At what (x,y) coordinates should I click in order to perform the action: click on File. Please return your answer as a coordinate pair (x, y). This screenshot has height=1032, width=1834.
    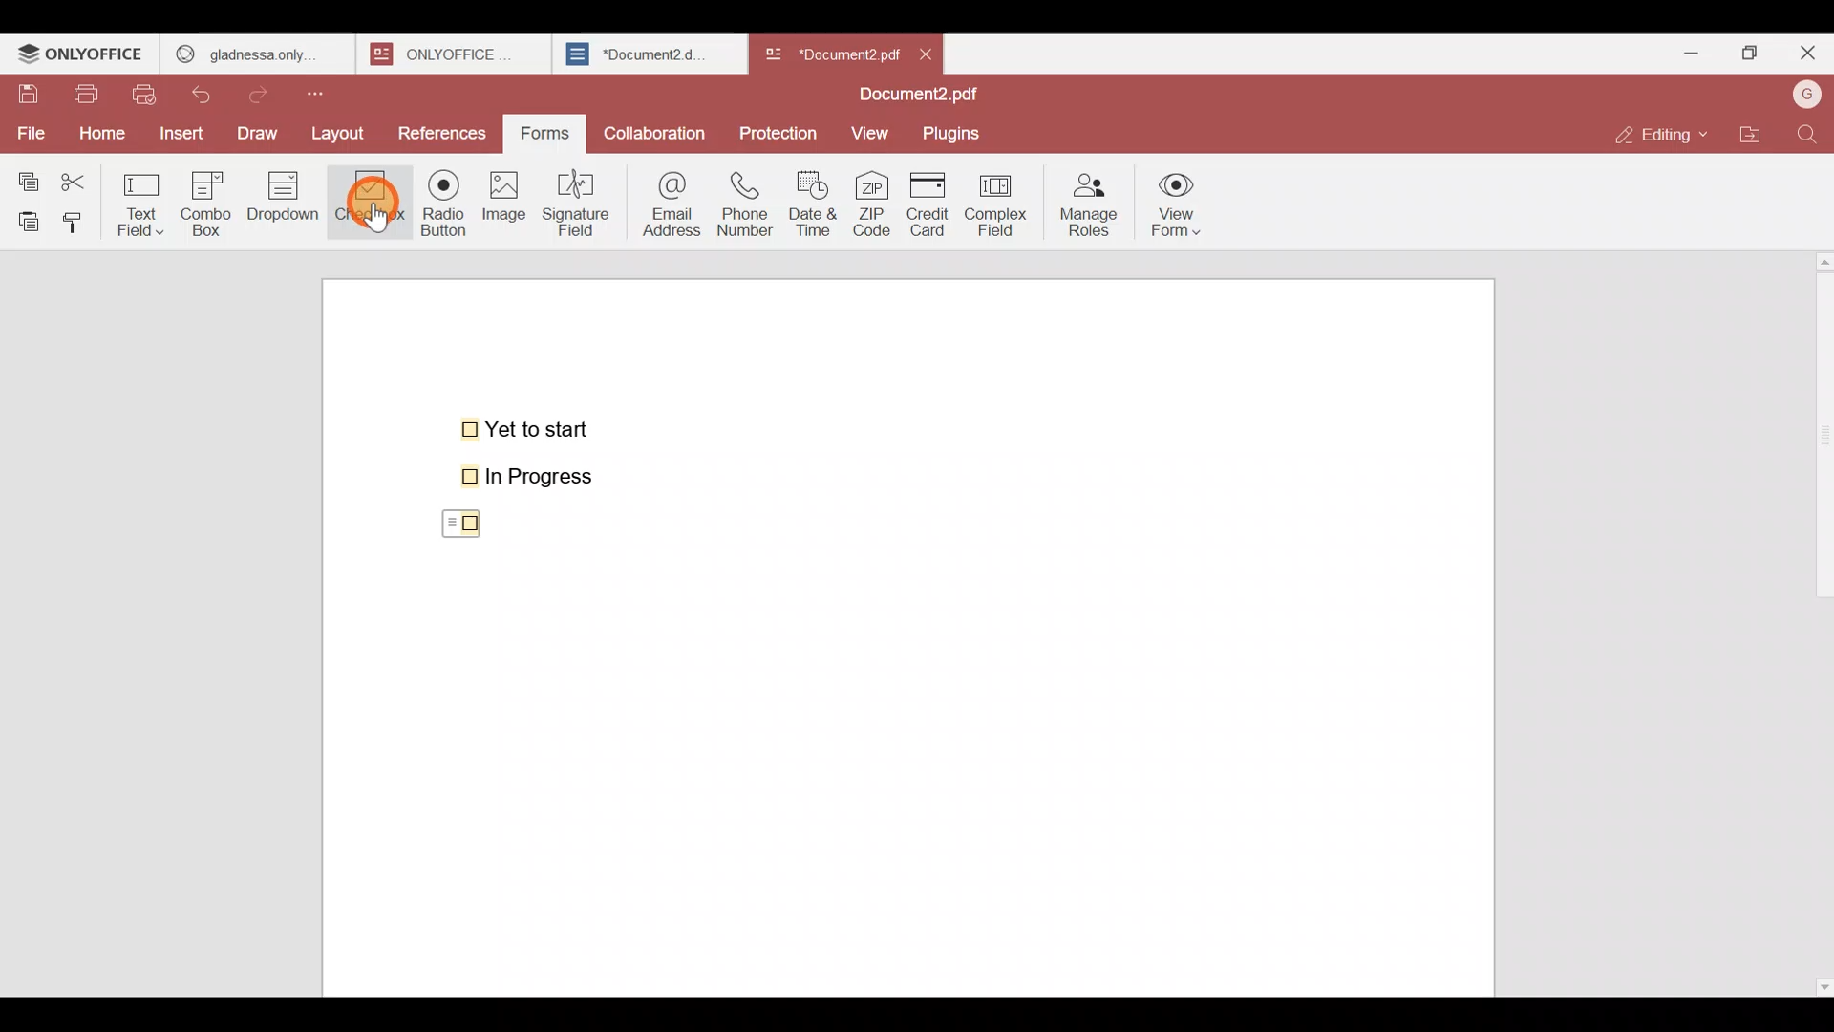
    Looking at the image, I should click on (31, 131).